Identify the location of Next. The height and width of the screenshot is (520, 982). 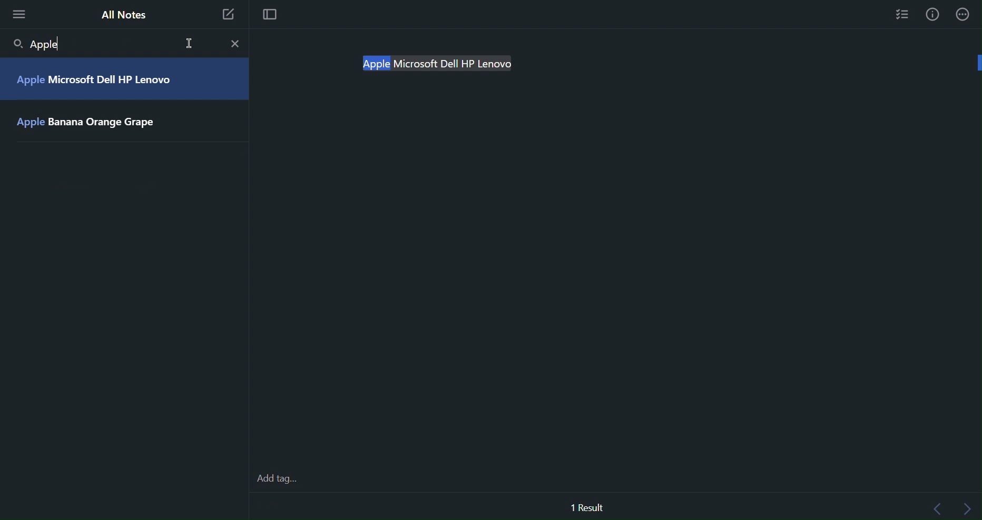
(968, 508).